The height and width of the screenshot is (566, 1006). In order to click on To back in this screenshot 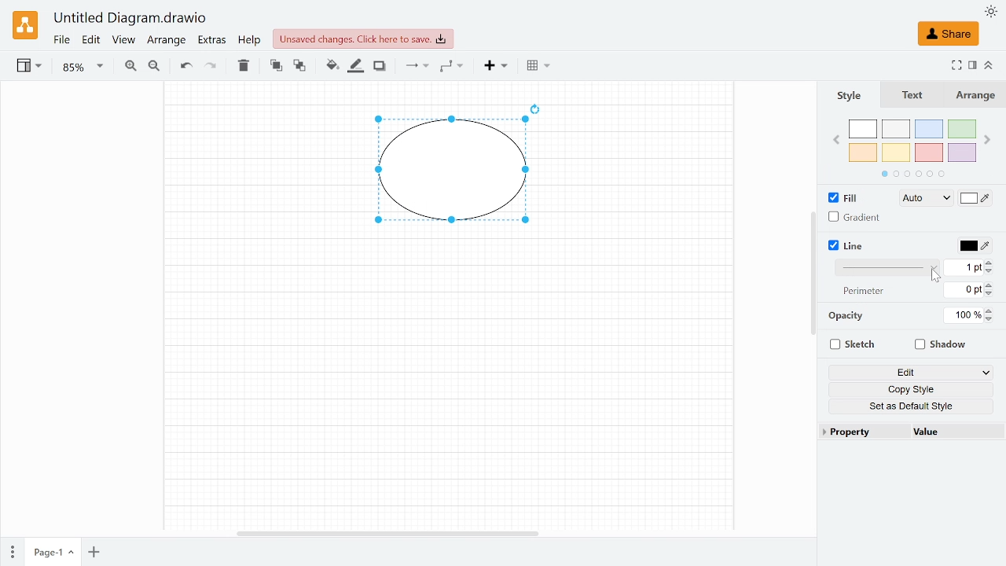, I will do `click(298, 67)`.